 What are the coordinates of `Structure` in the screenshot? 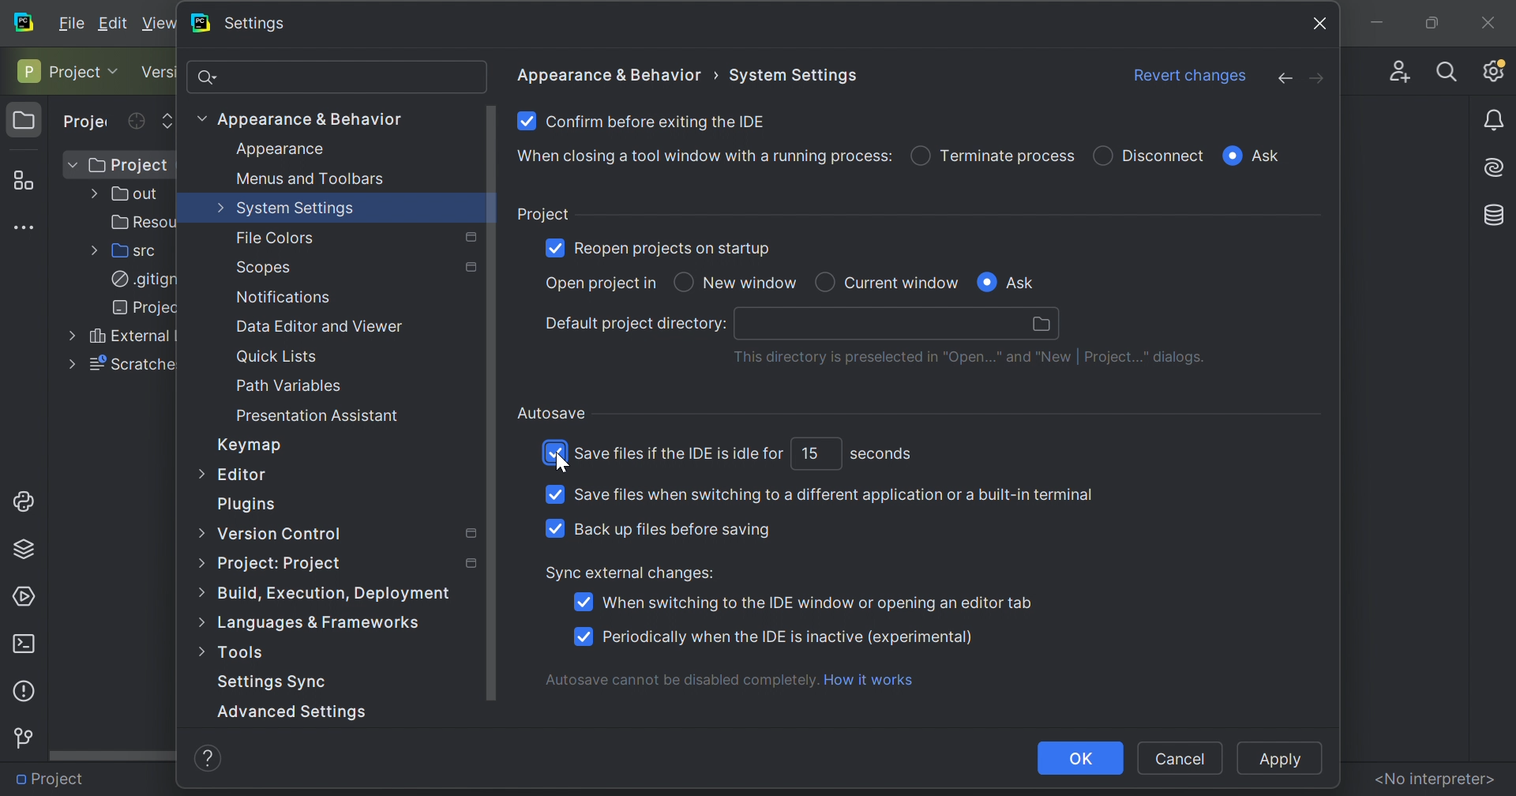 It's located at (21, 178).